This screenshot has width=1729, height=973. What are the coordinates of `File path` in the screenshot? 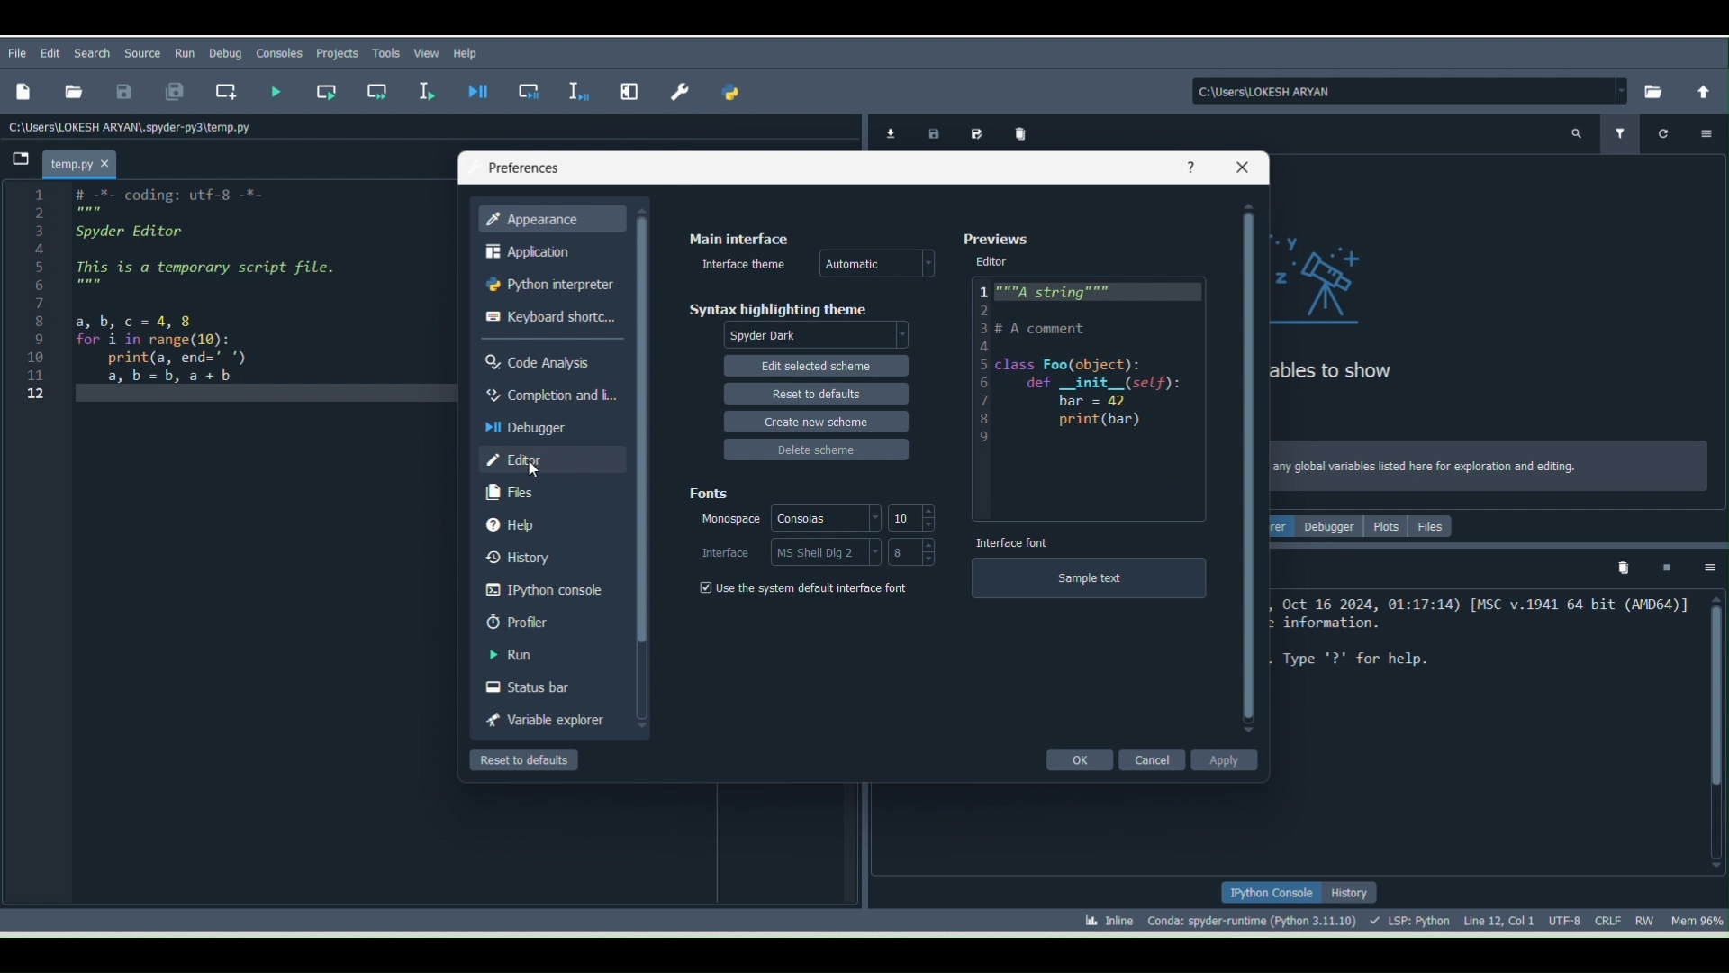 It's located at (135, 126).